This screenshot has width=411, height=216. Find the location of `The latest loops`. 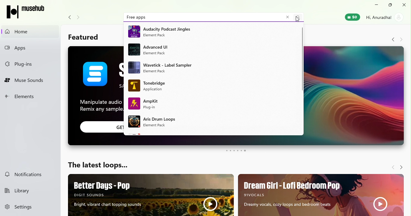

The latest loops is located at coordinates (98, 166).